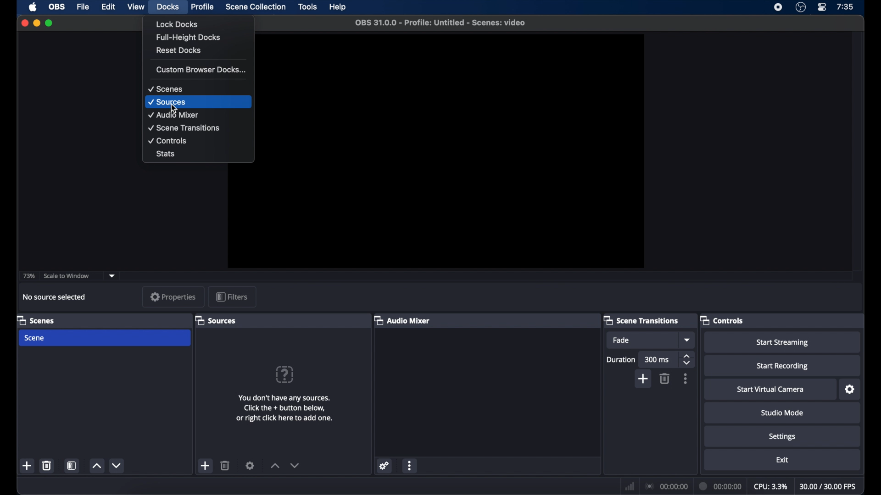  What do you see at coordinates (112, 276) in the screenshot?
I see `dropdown` at bounding box center [112, 276].